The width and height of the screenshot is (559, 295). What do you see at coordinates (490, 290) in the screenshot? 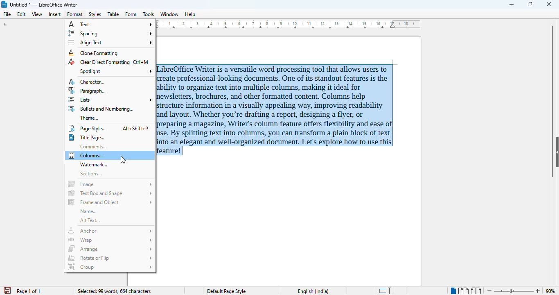
I see `zoom out` at bounding box center [490, 290].